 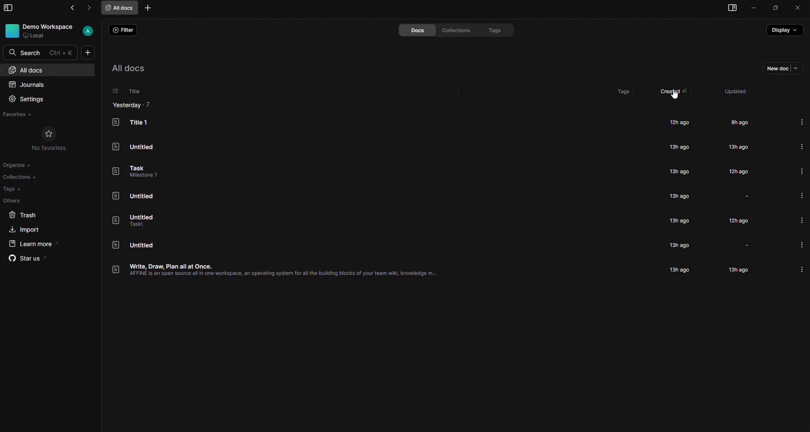 What do you see at coordinates (148, 8) in the screenshot?
I see `new tab` at bounding box center [148, 8].